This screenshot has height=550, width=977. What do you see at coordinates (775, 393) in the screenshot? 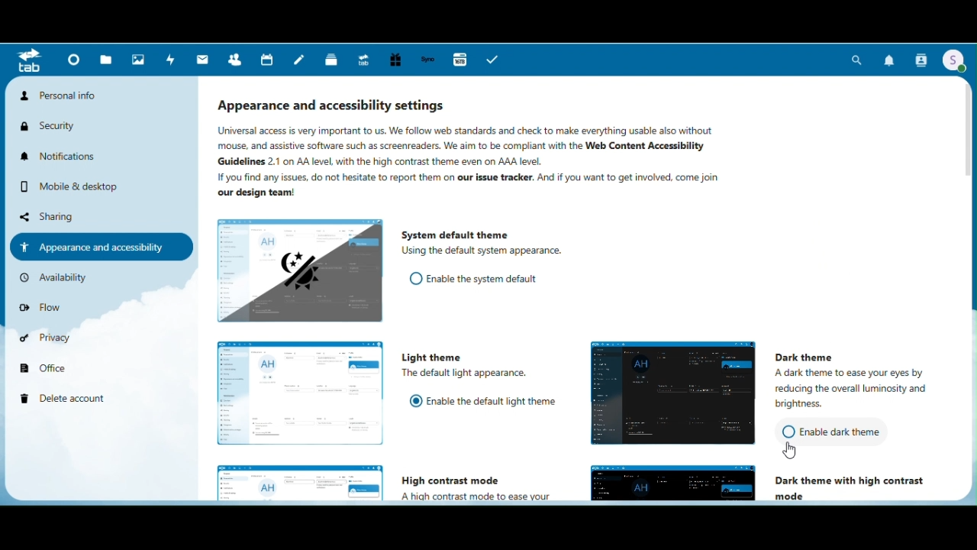
I see `dark theme` at bounding box center [775, 393].